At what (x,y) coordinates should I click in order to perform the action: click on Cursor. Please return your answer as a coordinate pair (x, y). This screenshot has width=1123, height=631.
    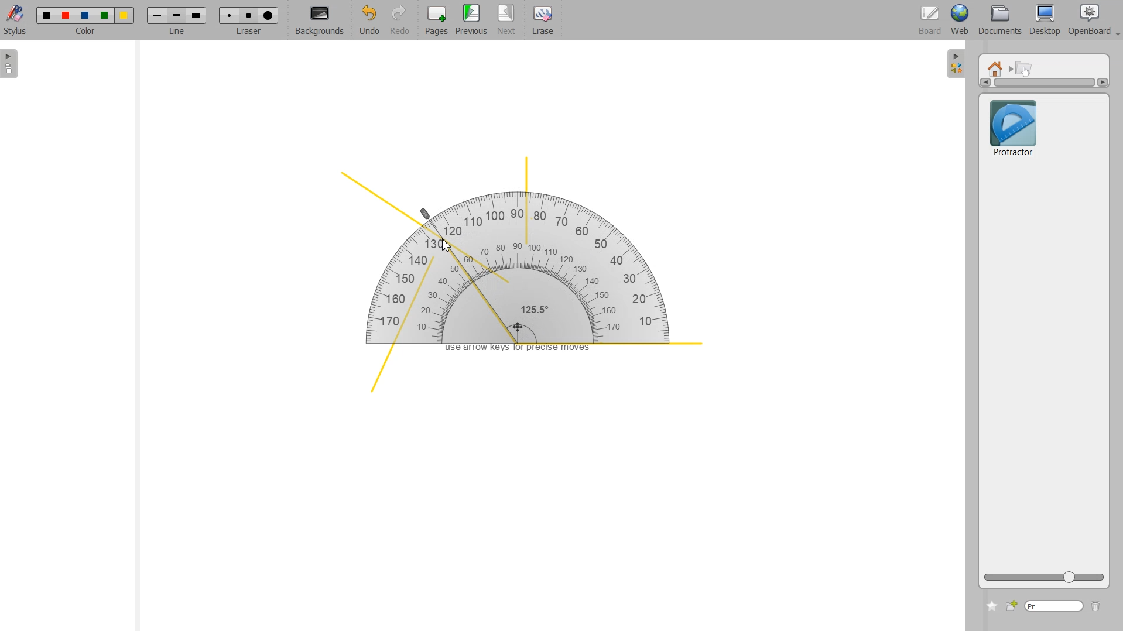
    Looking at the image, I should click on (447, 245).